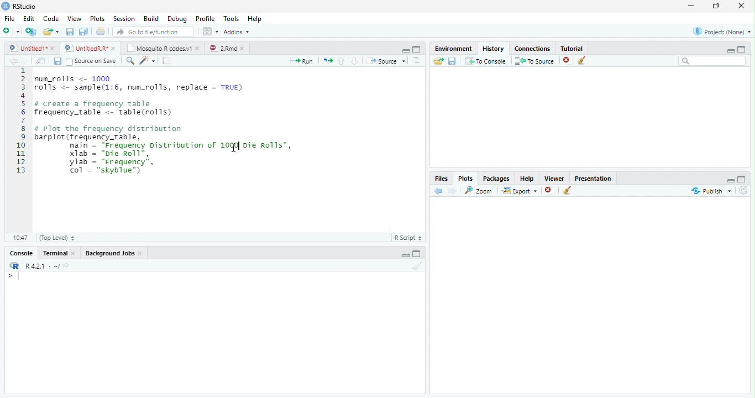 The width and height of the screenshot is (755, 398). Describe the element at coordinates (454, 48) in the screenshot. I see `Environment` at that location.